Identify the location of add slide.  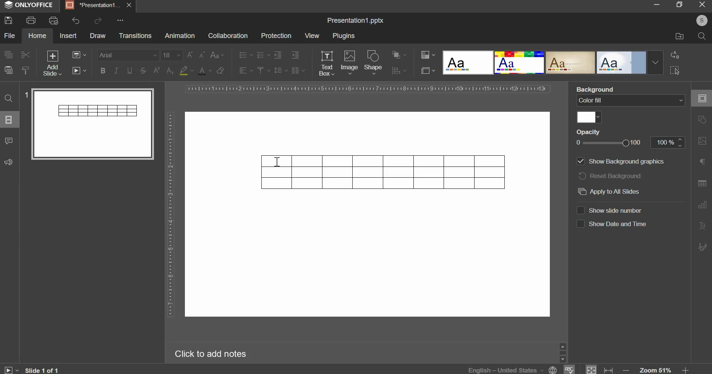
(53, 64).